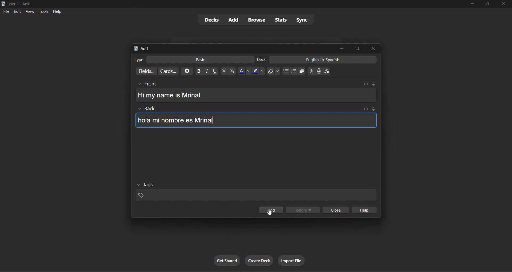 This screenshot has width=512, height=272. Describe the element at coordinates (471, 5) in the screenshot. I see `minimize` at that location.